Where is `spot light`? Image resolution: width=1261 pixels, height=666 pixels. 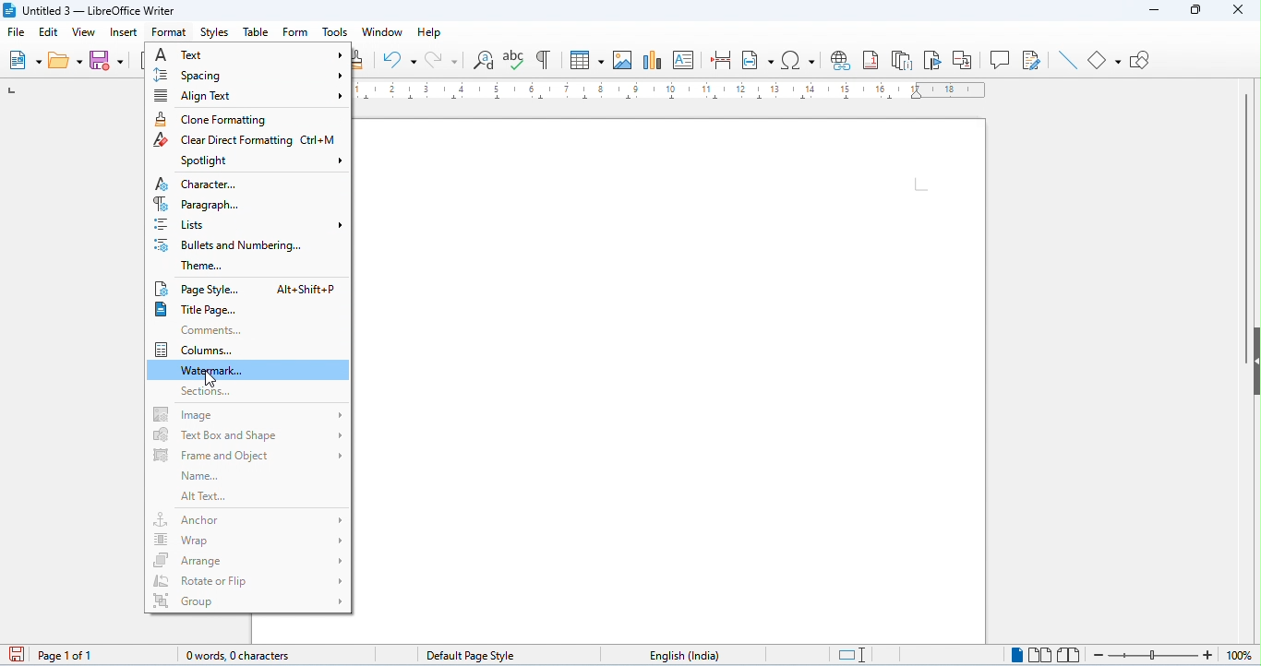
spot light is located at coordinates (258, 161).